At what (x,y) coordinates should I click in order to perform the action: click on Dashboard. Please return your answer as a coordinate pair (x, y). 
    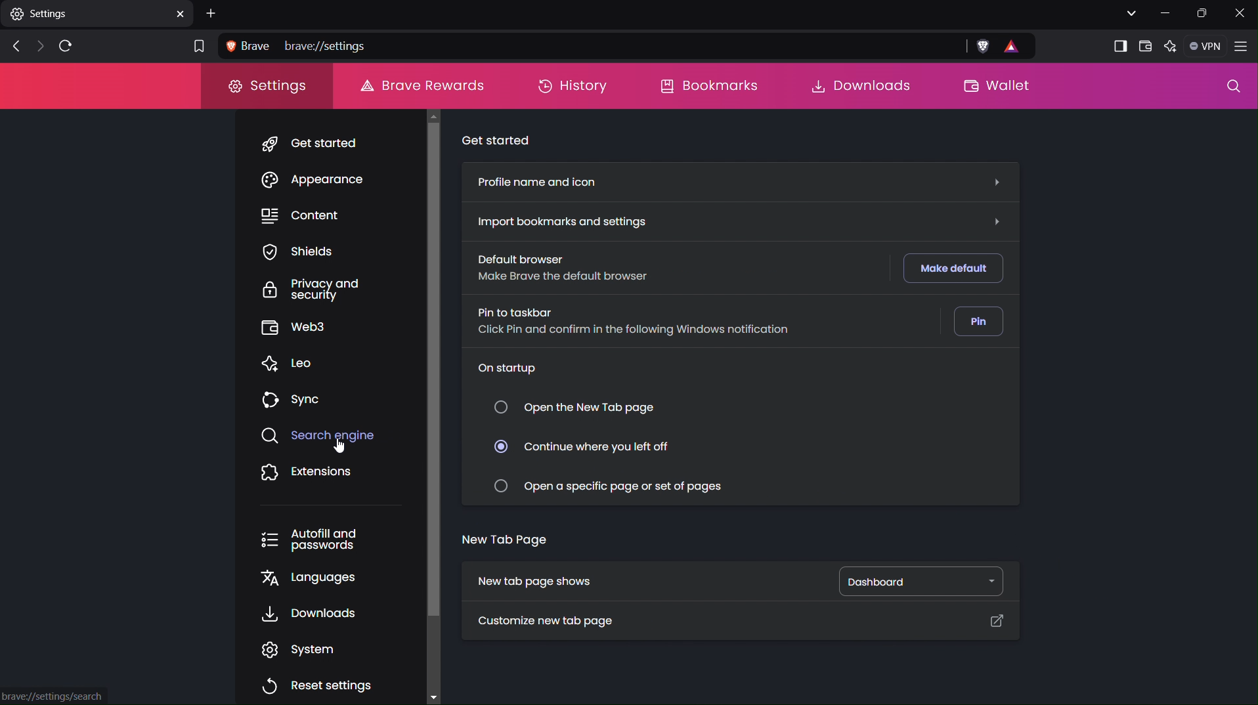
    Looking at the image, I should click on (925, 580).